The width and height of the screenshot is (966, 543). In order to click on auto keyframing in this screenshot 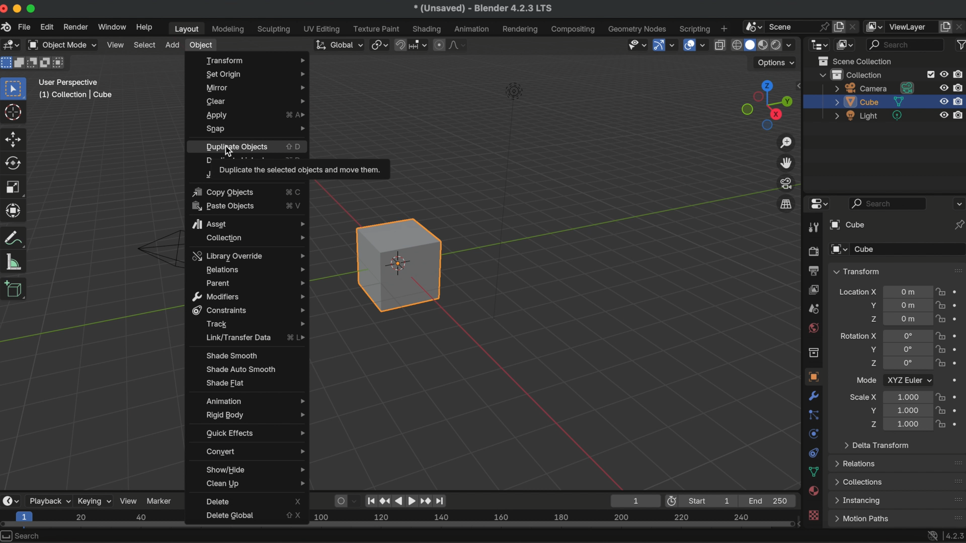, I will do `click(356, 500)`.